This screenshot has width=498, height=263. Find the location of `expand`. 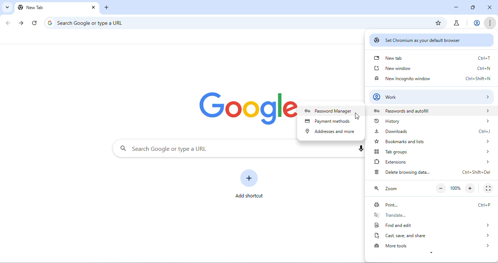

expand is located at coordinates (433, 254).